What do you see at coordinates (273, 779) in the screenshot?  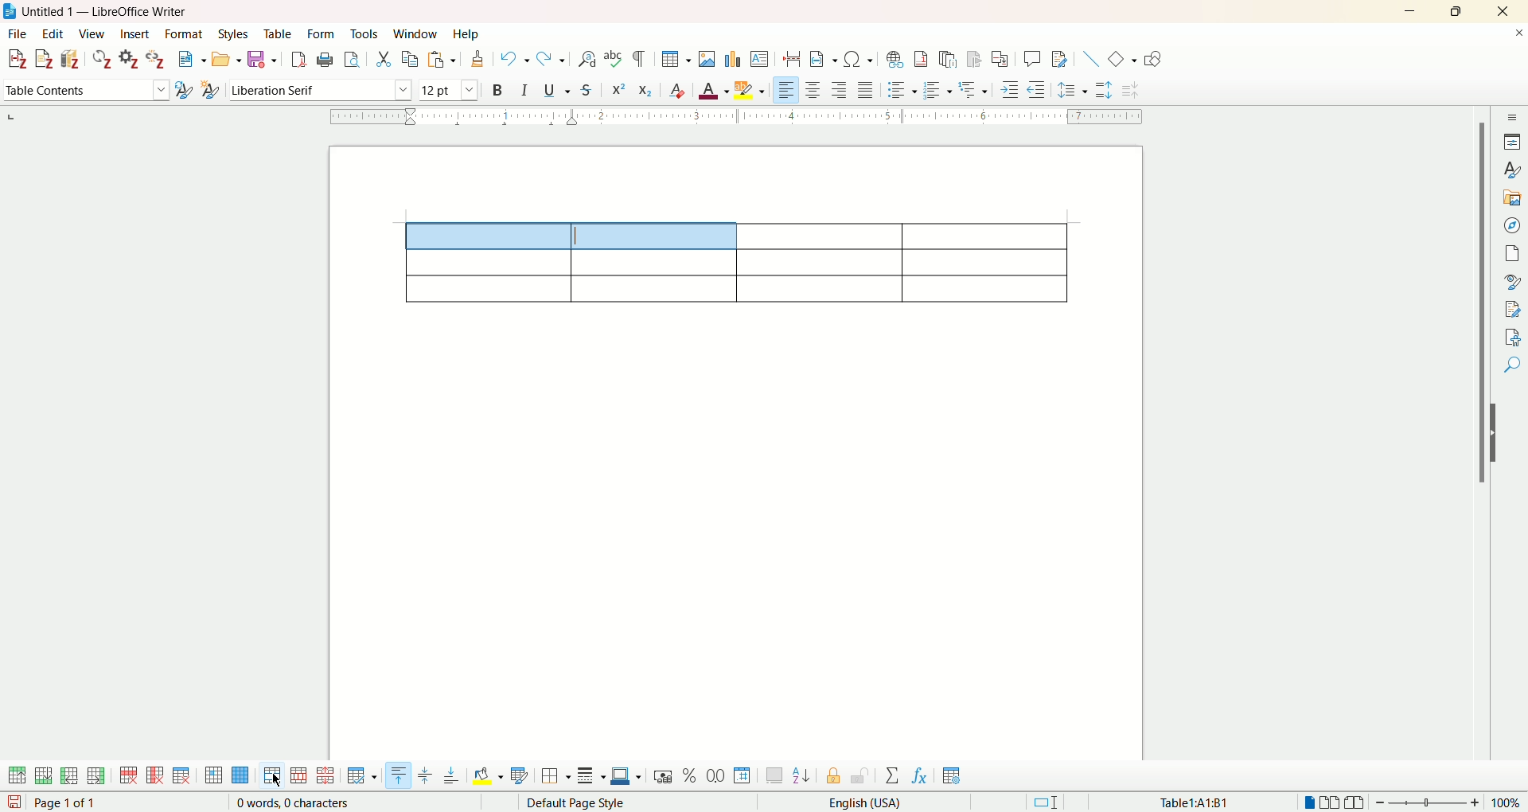 I see `merge cells` at bounding box center [273, 779].